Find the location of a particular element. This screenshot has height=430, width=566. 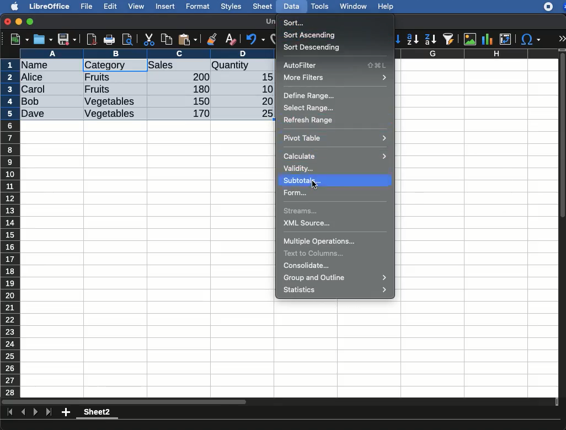

save is located at coordinates (67, 40).